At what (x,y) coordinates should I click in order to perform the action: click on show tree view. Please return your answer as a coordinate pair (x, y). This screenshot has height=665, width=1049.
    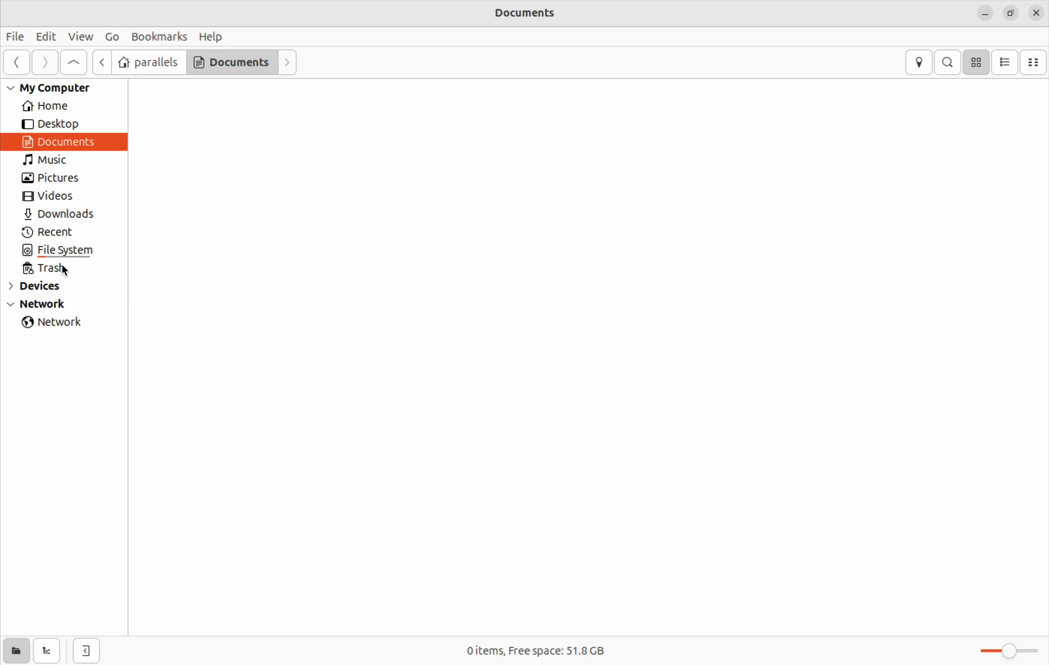
    Looking at the image, I should click on (46, 651).